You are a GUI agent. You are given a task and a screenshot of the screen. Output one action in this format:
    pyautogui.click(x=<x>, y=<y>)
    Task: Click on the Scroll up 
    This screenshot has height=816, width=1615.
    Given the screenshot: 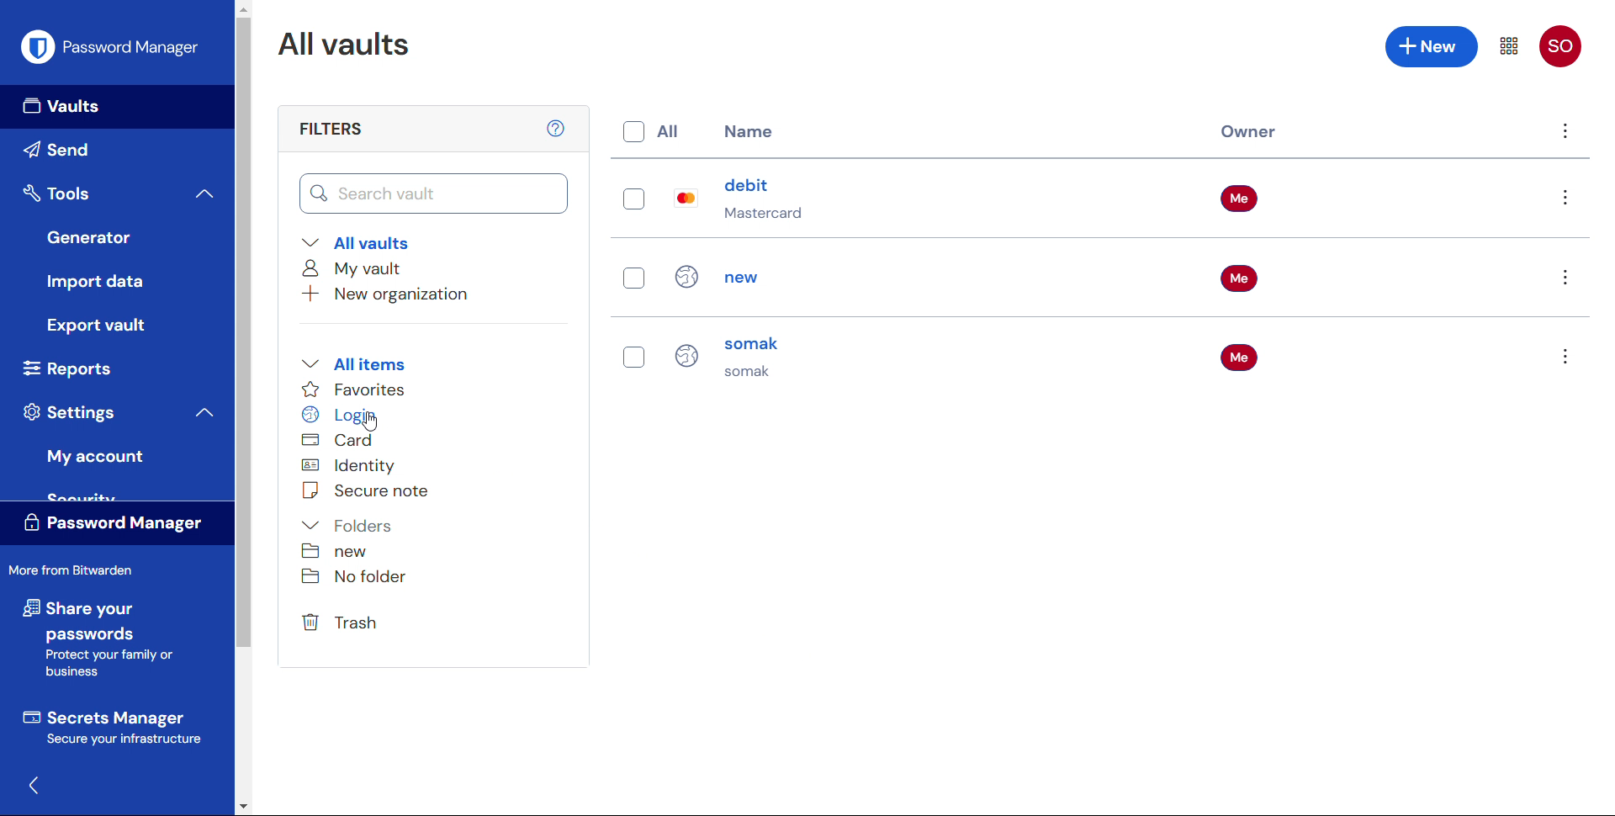 What is the action you would take?
    pyautogui.click(x=241, y=7)
    